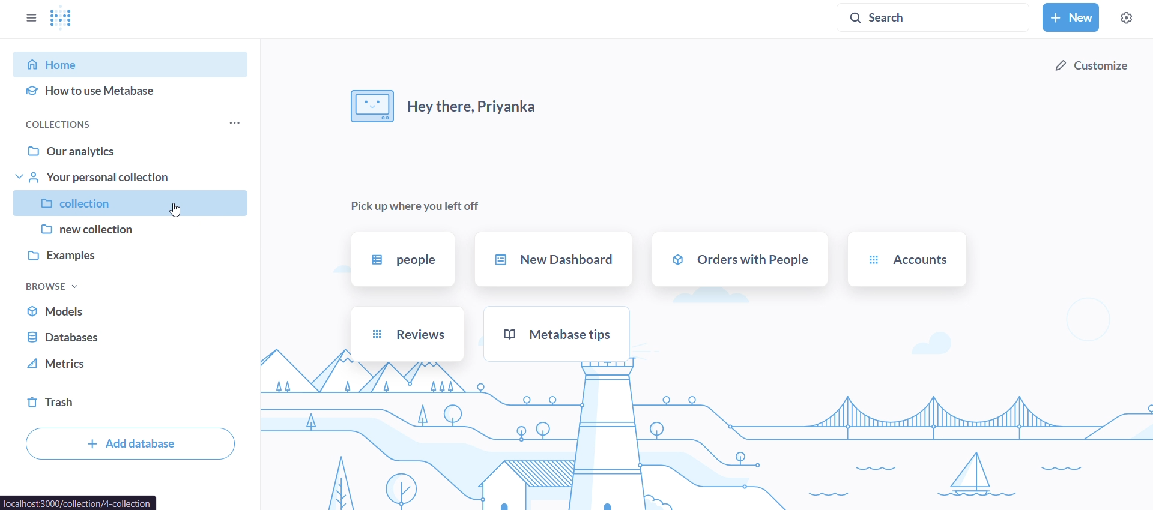  Describe the element at coordinates (558, 336) in the screenshot. I see `metabase tips` at that location.